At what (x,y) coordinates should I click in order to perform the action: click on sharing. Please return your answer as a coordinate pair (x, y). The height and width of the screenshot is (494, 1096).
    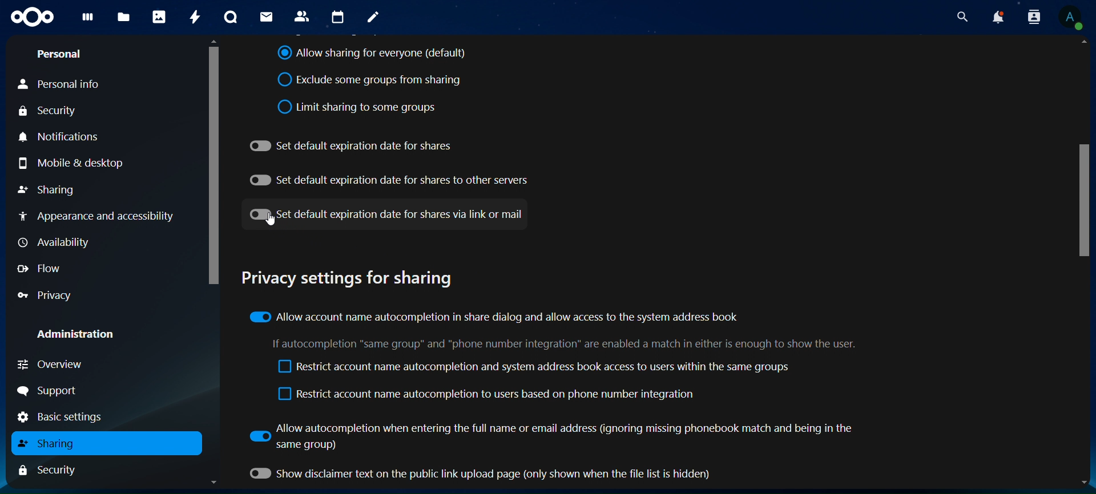
    Looking at the image, I should click on (52, 443).